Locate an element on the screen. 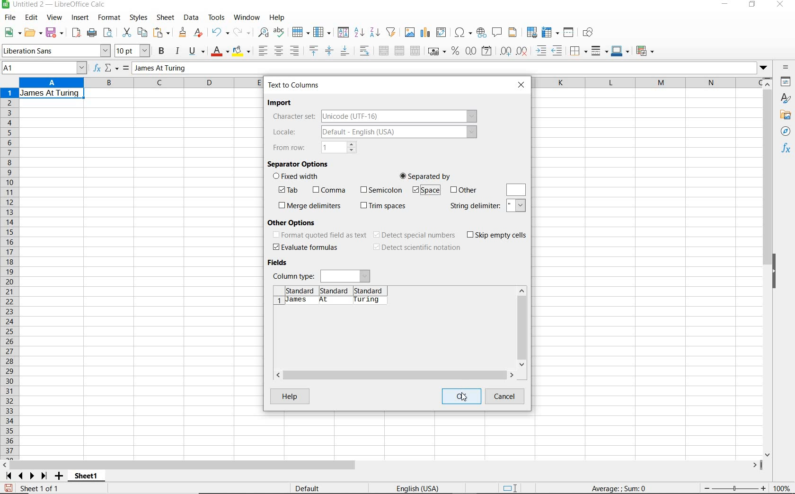  close is located at coordinates (522, 84).